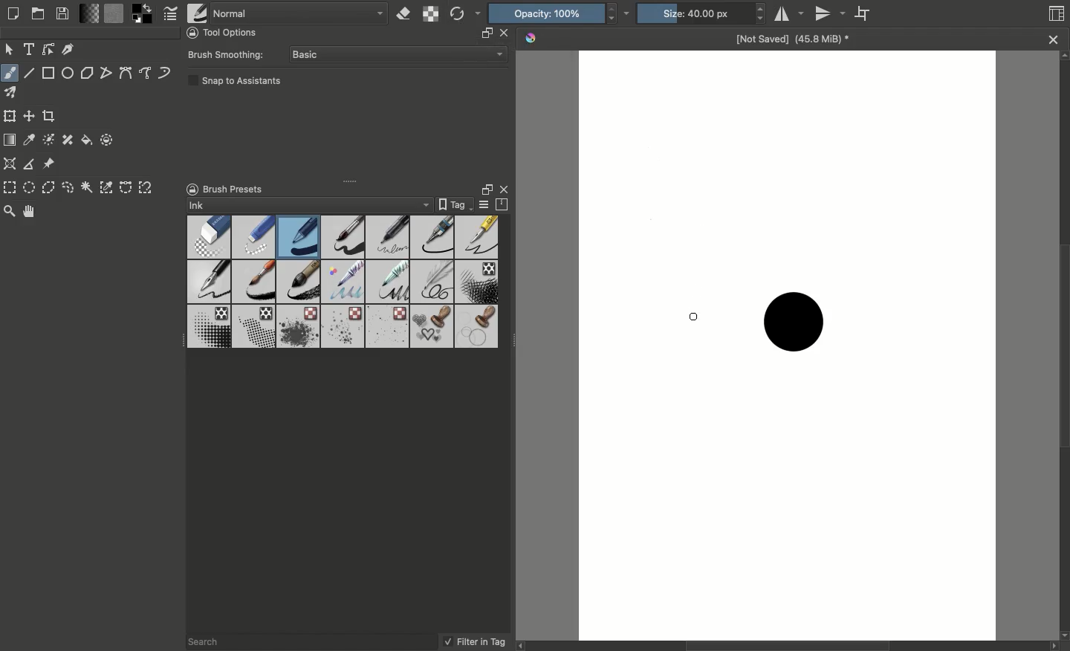 Image resolution: width=1070 pixels, height=651 pixels. What do you see at coordinates (107, 187) in the screenshot?
I see `Color selection tool` at bounding box center [107, 187].